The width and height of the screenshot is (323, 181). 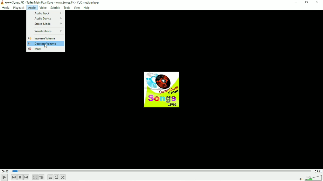 What do you see at coordinates (48, 18) in the screenshot?
I see `Audio device` at bounding box center [48, 18].